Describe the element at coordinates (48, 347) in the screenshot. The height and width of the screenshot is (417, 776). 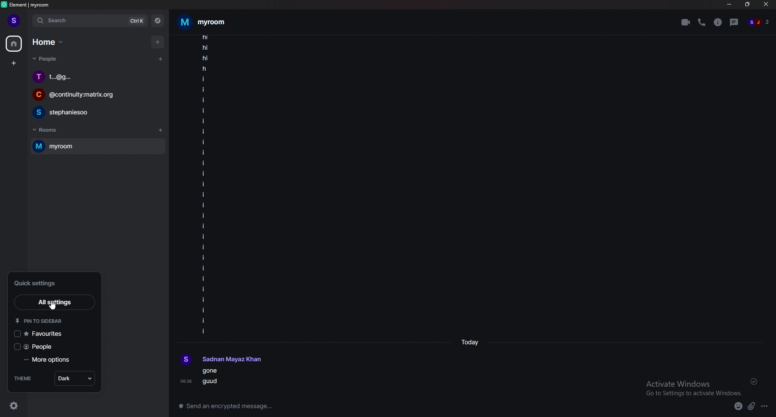
I see `people` at that location.